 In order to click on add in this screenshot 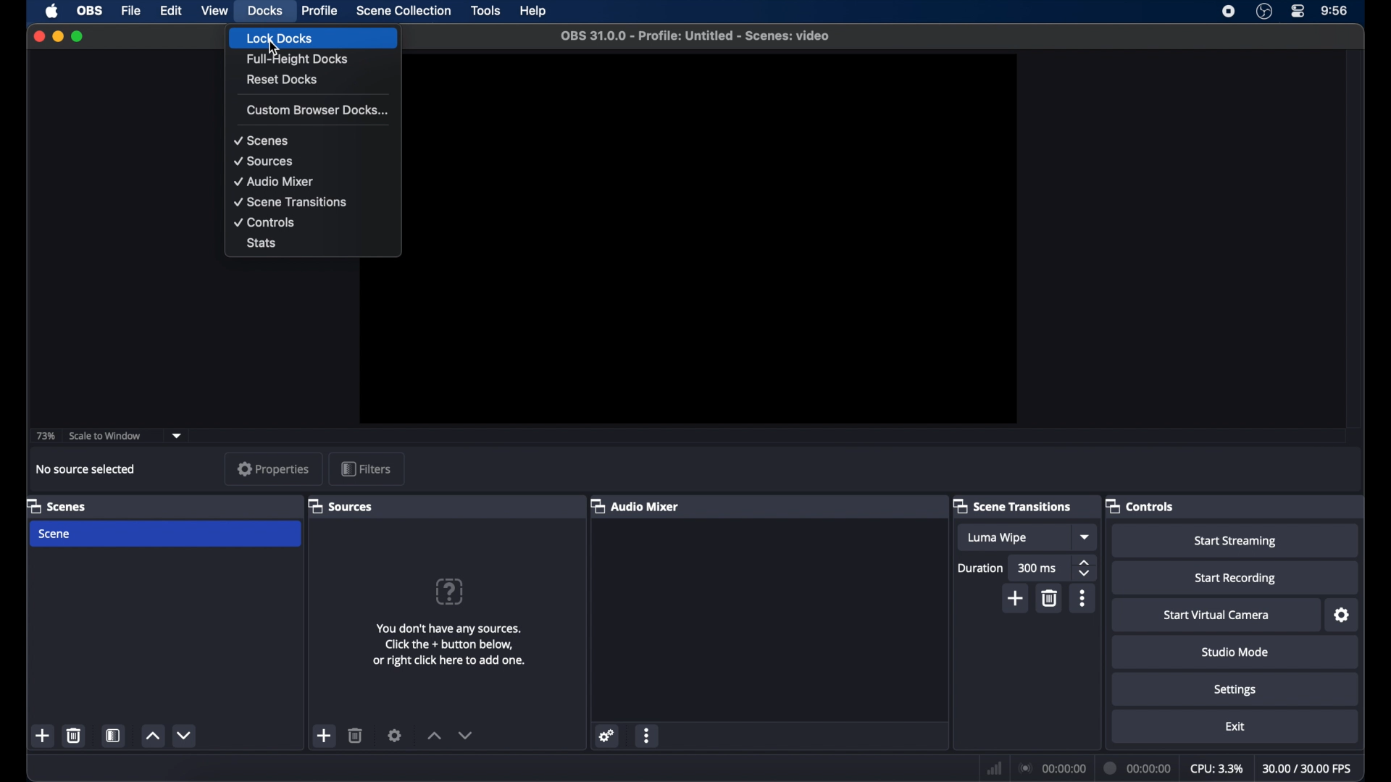, I will do `click(1016, 598)`.